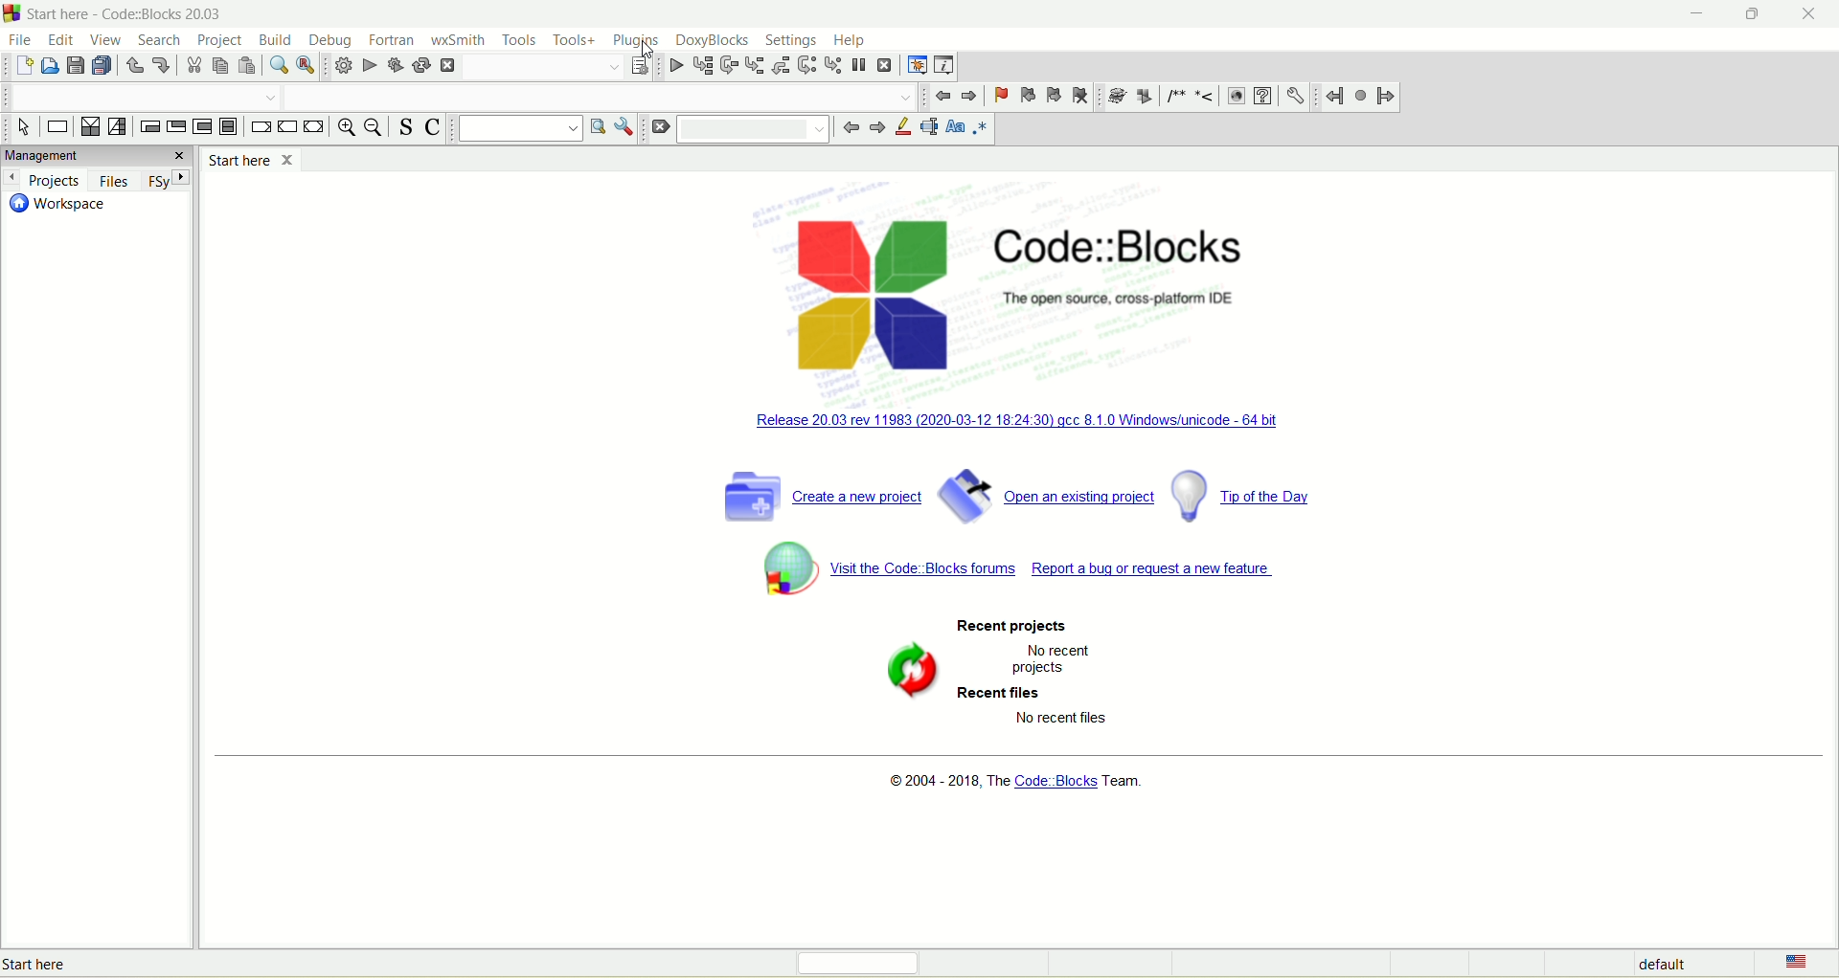 Image resolution: width=1839 pixels, height=978 pixels. What do you see at coordinates (330, 38) in the screenshot?
I see `debug` at bounding box center [330, 38].